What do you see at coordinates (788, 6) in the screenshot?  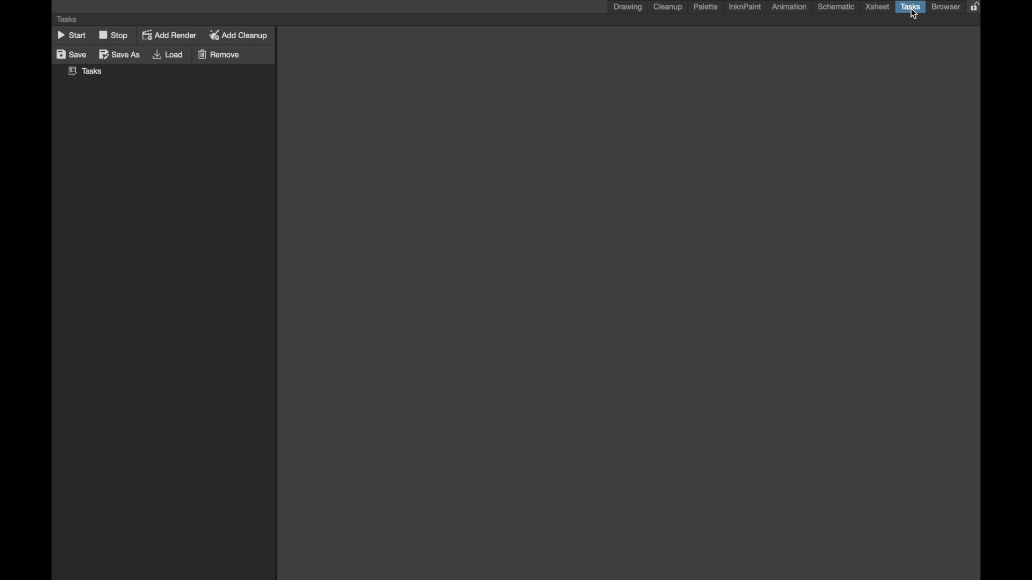 I see `animation` at bounding box center [788, 6].